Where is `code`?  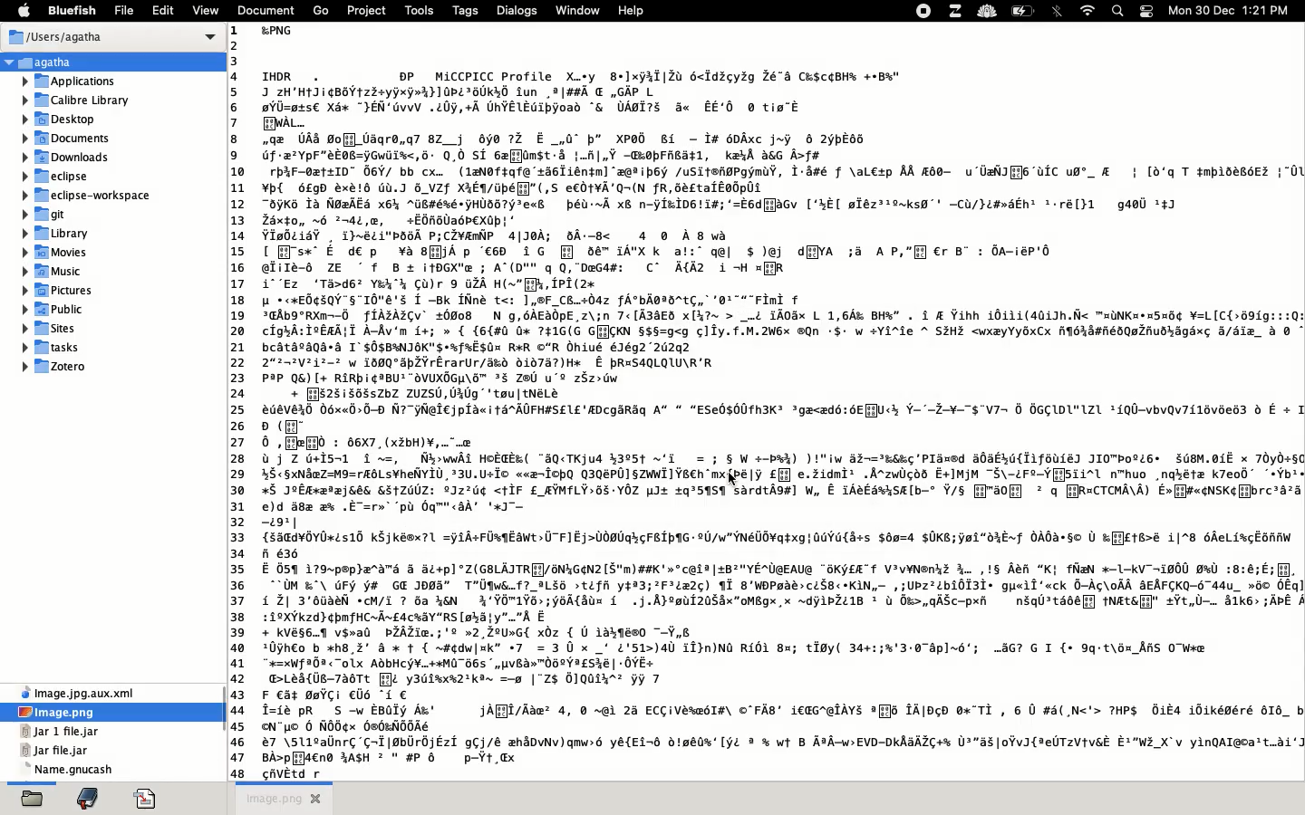
code is located at coordinates (146, 799).